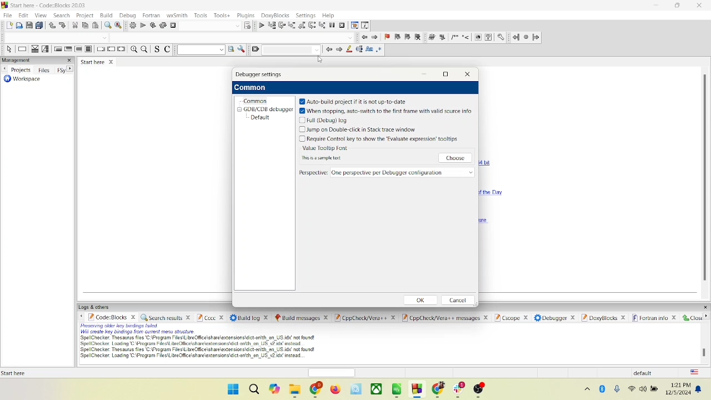 The width and height of the screenshot is (711, 400). What do you see at coordinates (458, 299) in the screenshot?
I see `cancel` at bounding box center [458, 299].